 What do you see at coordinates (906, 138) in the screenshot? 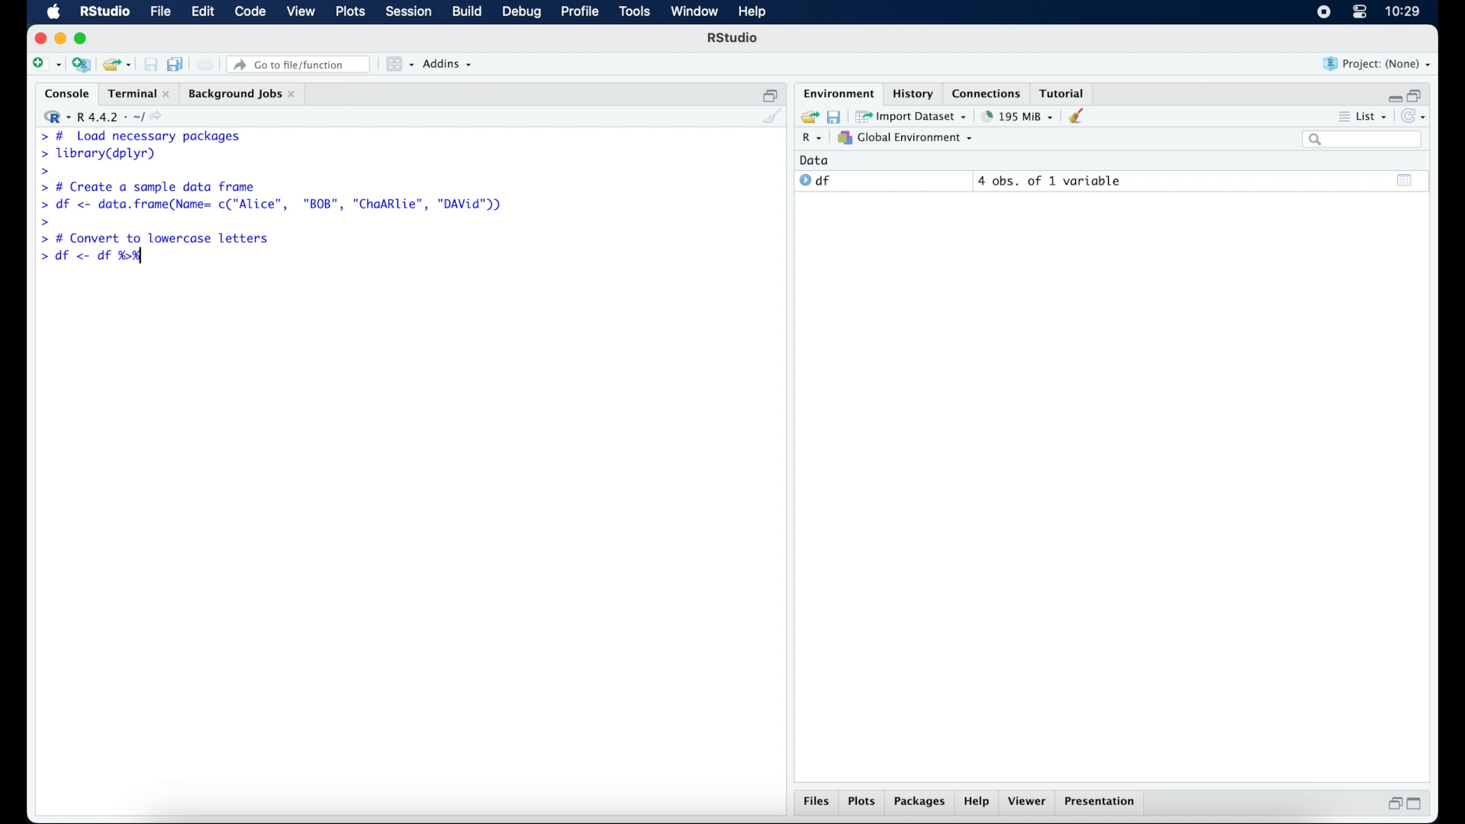
I see `global environment` at bounding box center [906, 138].